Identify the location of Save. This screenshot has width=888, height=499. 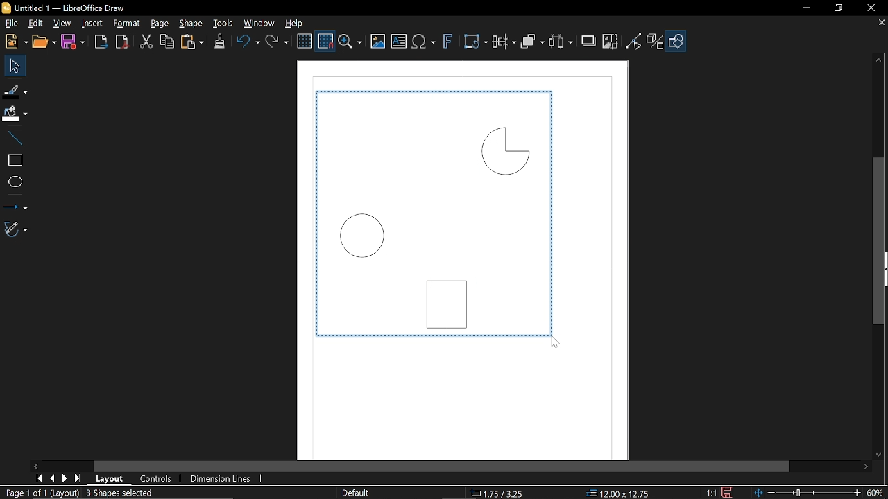
(725, 492).